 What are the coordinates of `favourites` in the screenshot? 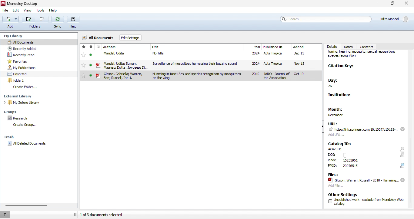 It's located at (83, 56).